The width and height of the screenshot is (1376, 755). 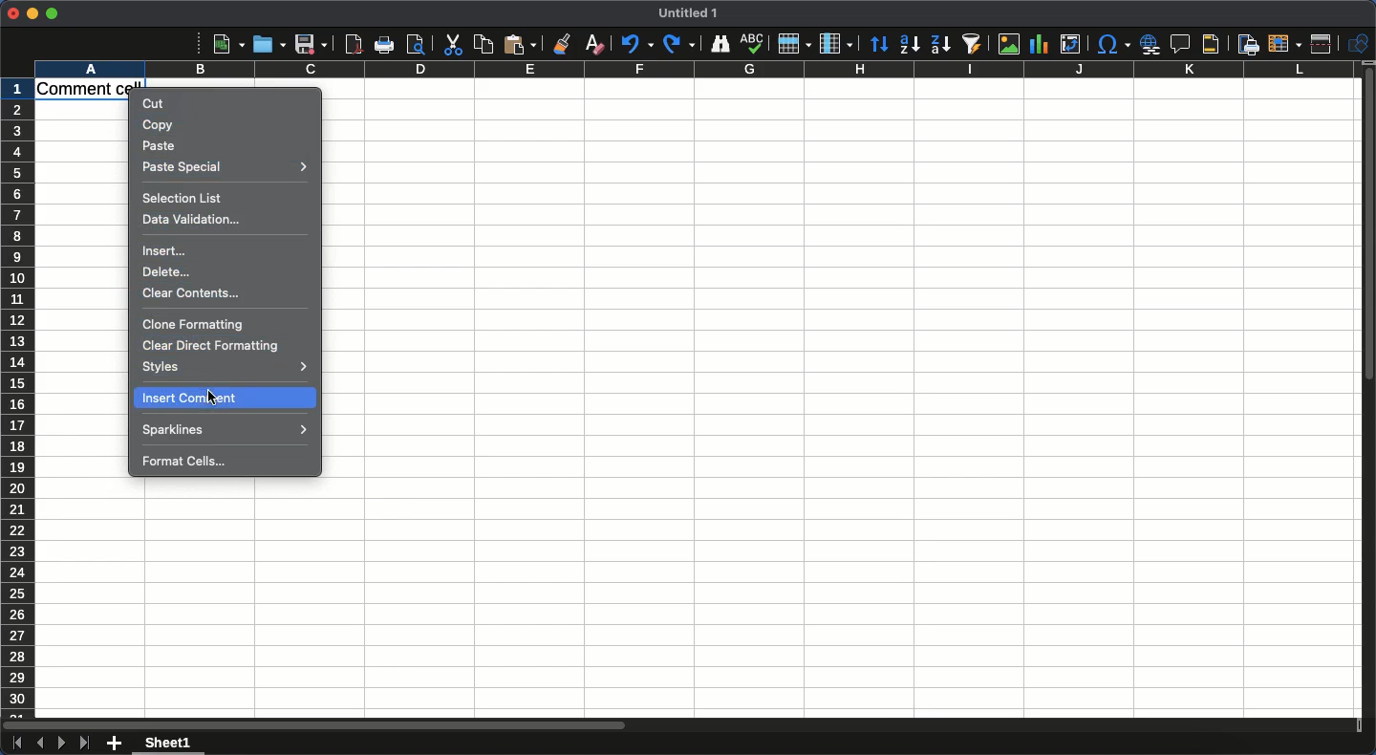 What do you see at coordinates (34, 14) in the screenshot?
I see `Minimize` at bounding box center [34, 14].